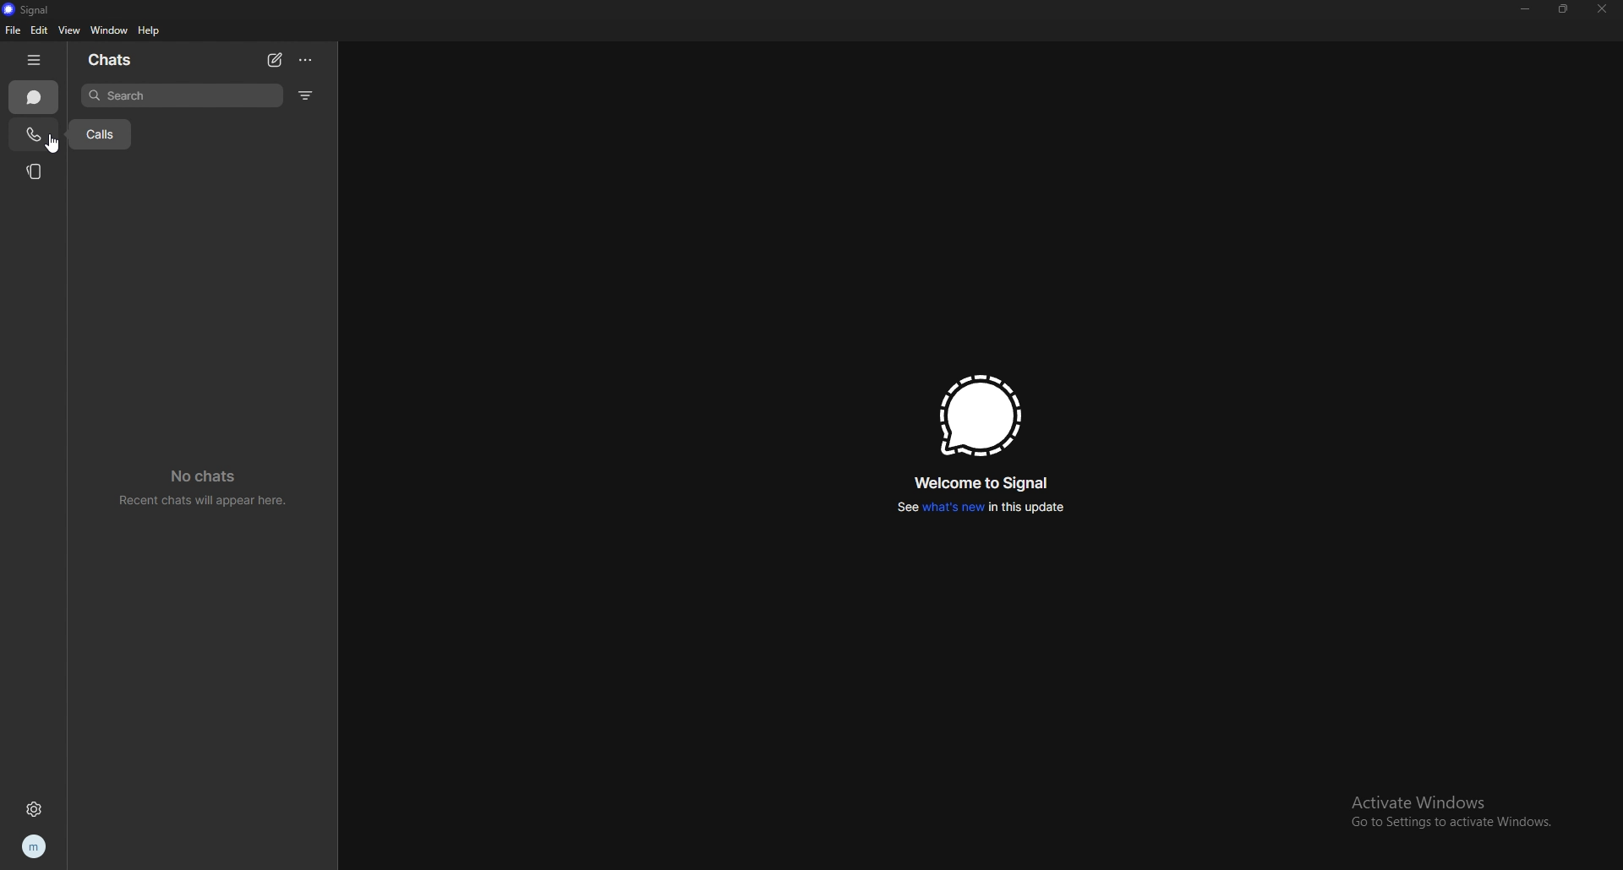 The height and width of the screenshot is (870, 1623). Describe the element at coordinates (115, 59) in the screenshot. I see `chats` at that location.